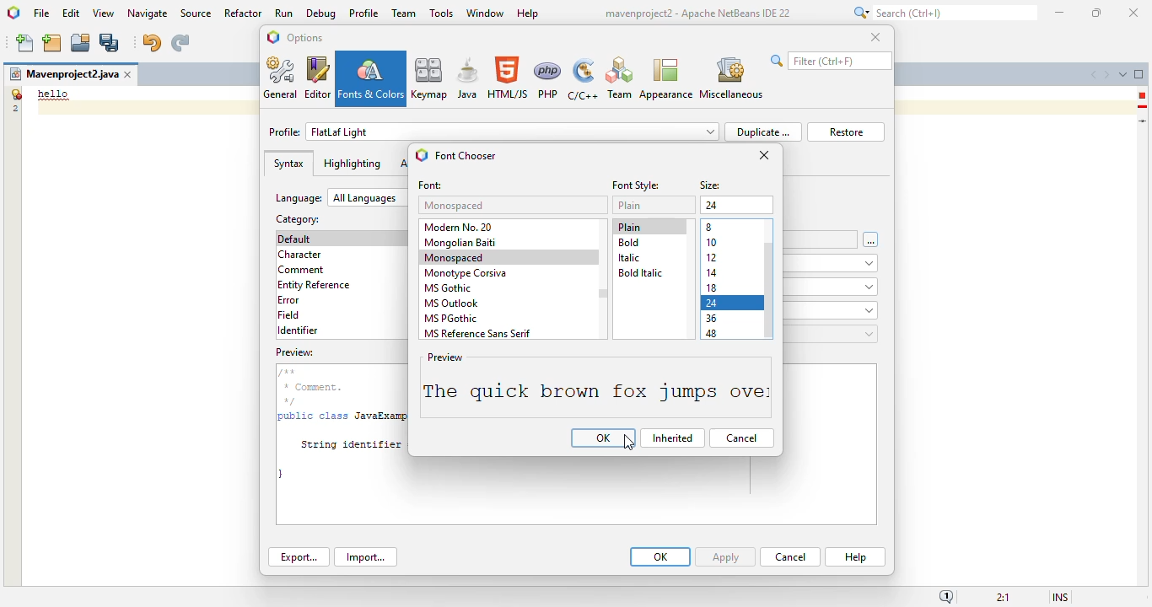 The width and height of the screenshot is (1152, 607). Describe the element at coordinates (635, 185) in the screenshot. I see `font style: ` at that location.